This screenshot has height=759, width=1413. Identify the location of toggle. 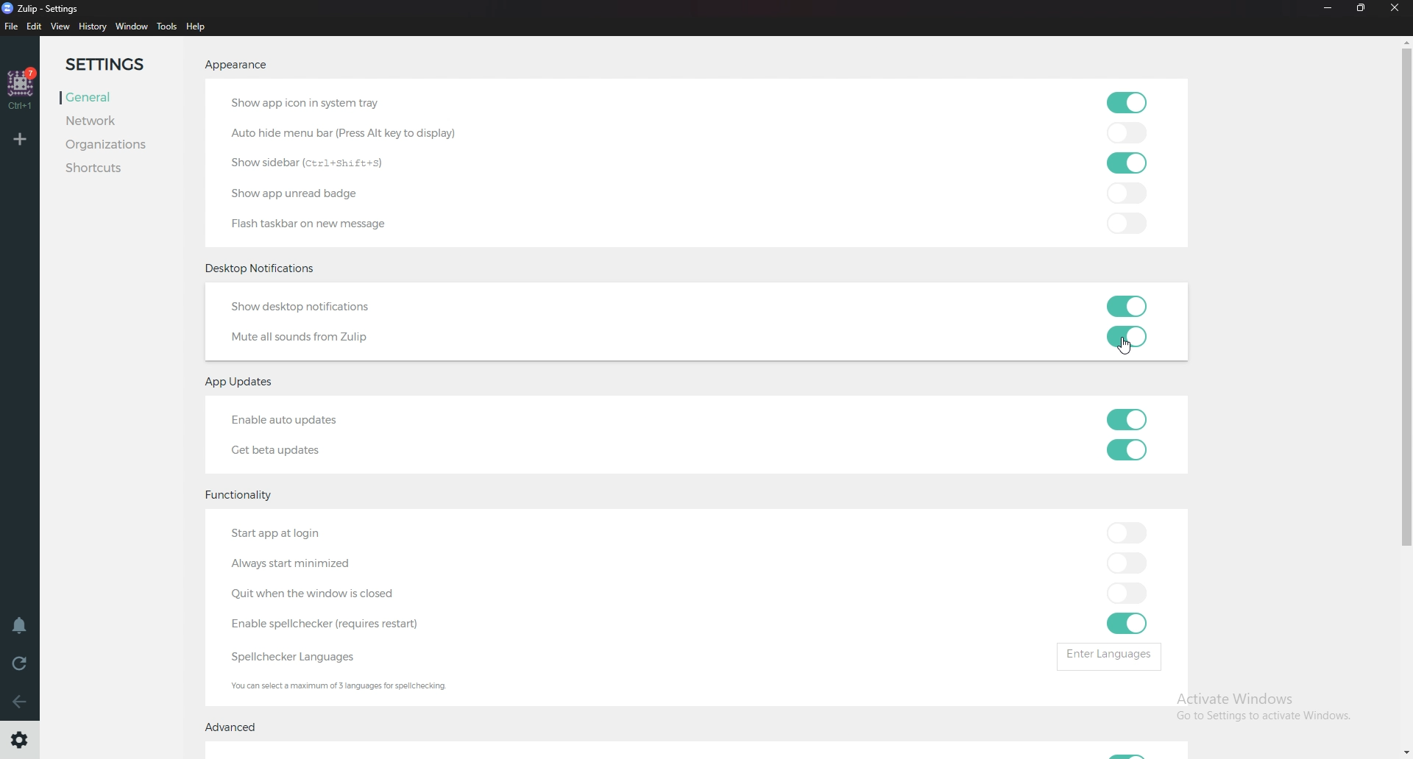
(1128, 338).